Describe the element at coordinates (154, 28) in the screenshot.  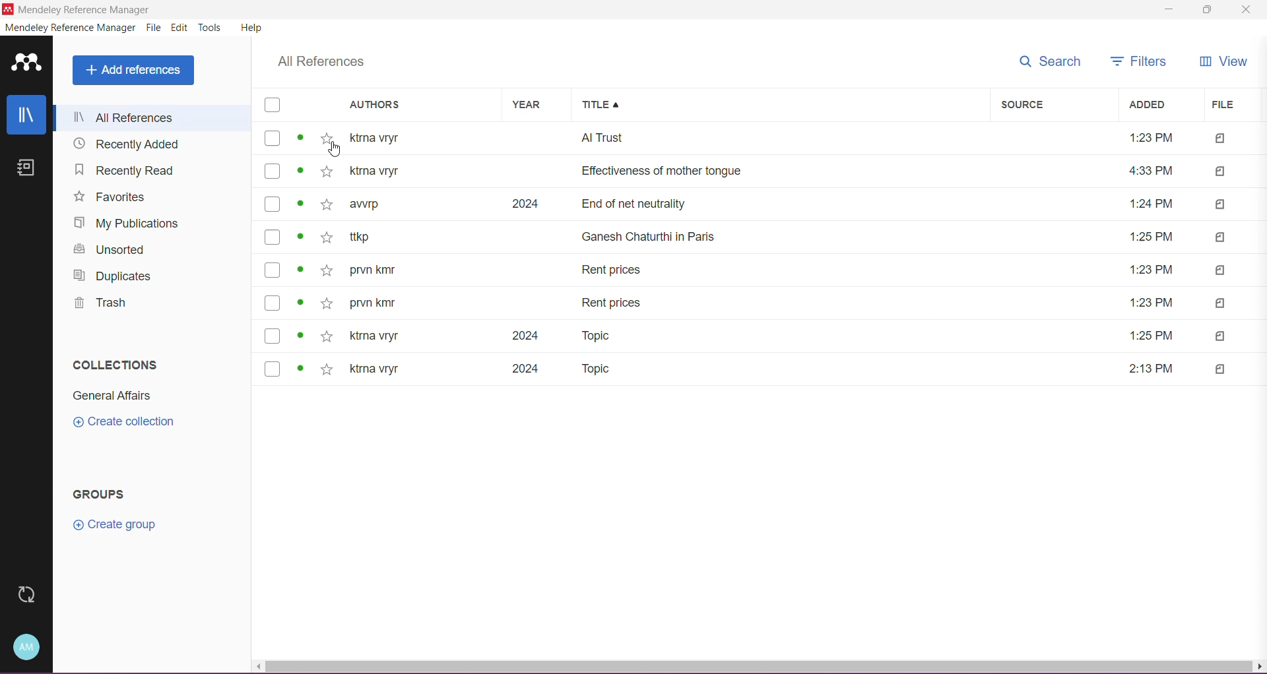
I see `File` at that location.